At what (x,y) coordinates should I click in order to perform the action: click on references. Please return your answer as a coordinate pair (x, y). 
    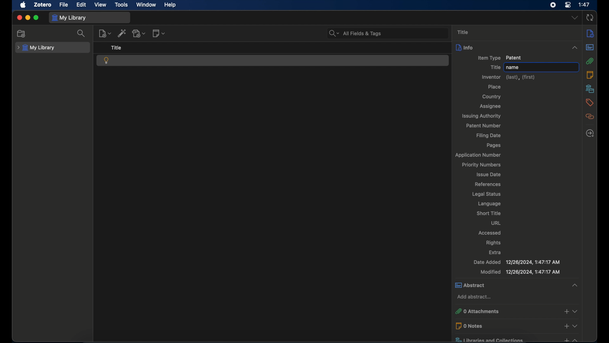
    Looking at the image, I should click on (487, 185).